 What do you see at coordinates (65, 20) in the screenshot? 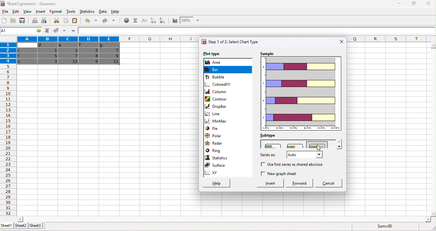
I see `copy` at bounding box center [65, 20].